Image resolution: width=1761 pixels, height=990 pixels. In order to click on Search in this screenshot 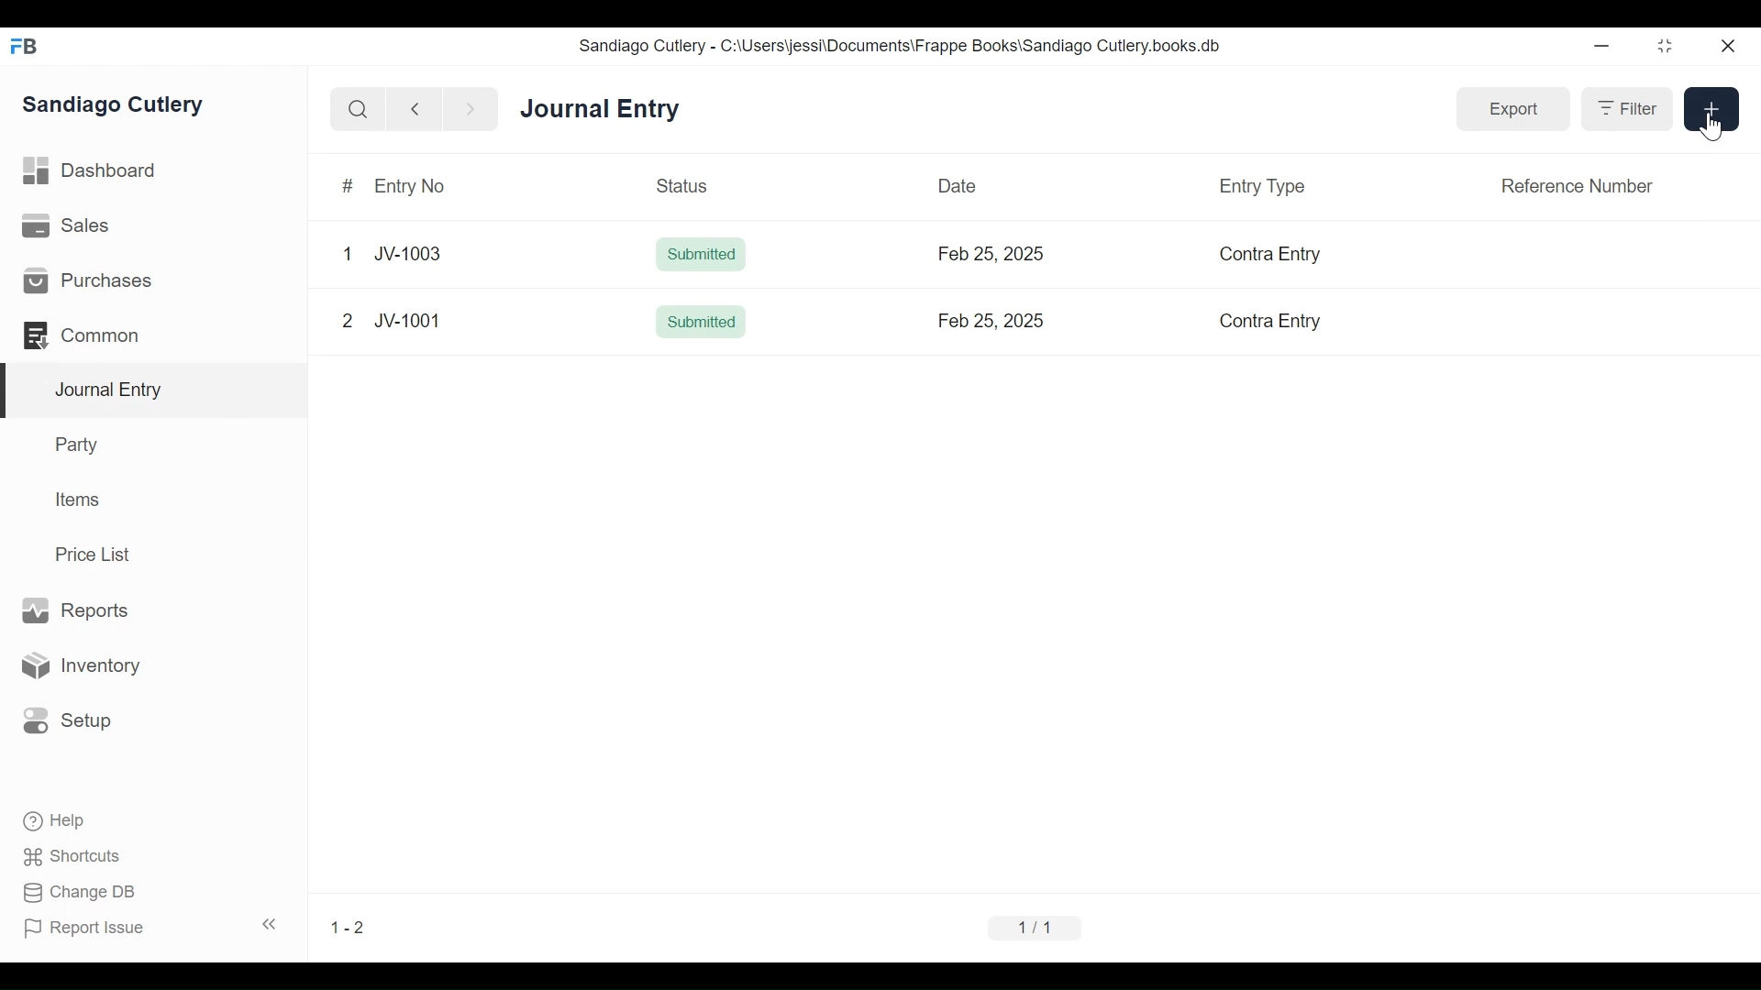, I will do `click(356, 109)`.